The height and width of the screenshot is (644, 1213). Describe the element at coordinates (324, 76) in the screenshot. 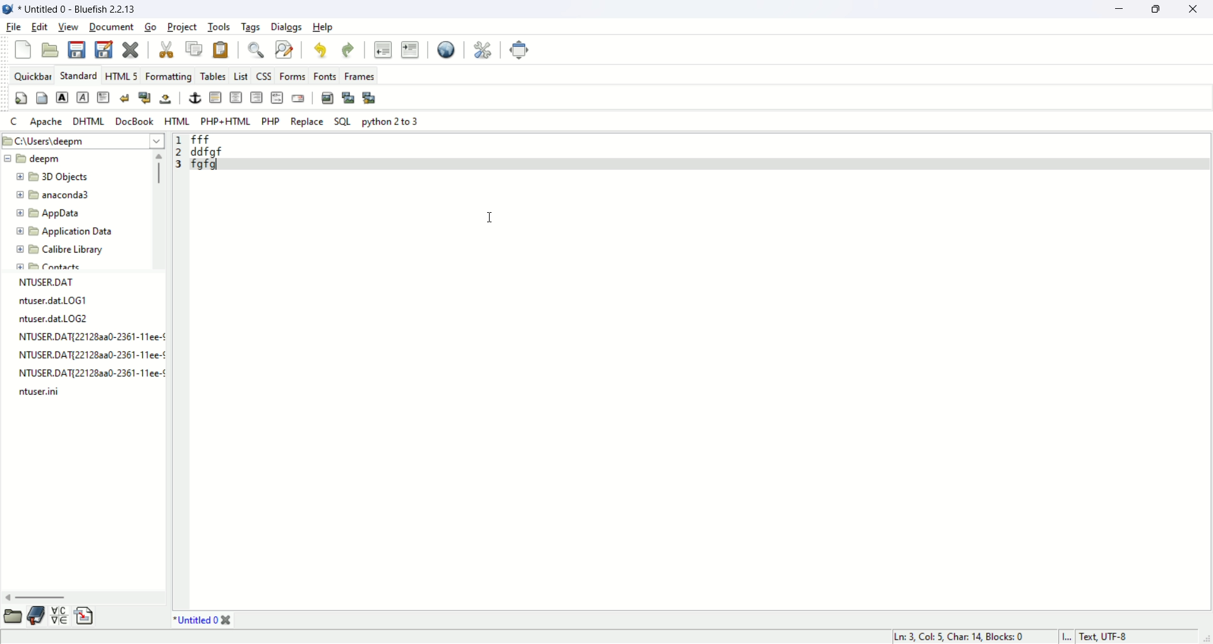

I see `fonts` at that location.